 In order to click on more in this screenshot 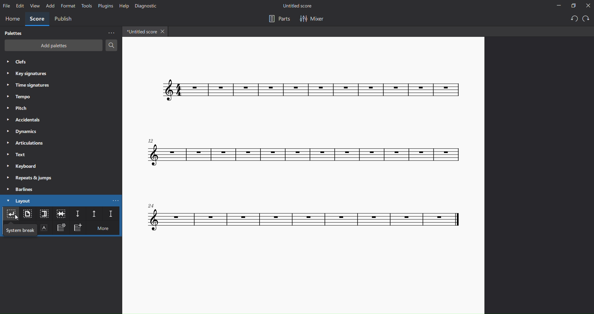, I will do `click(105, 229)`.